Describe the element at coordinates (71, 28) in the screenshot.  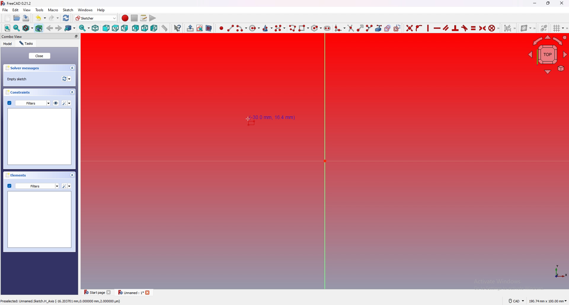
I see `goto linked object` at that location.